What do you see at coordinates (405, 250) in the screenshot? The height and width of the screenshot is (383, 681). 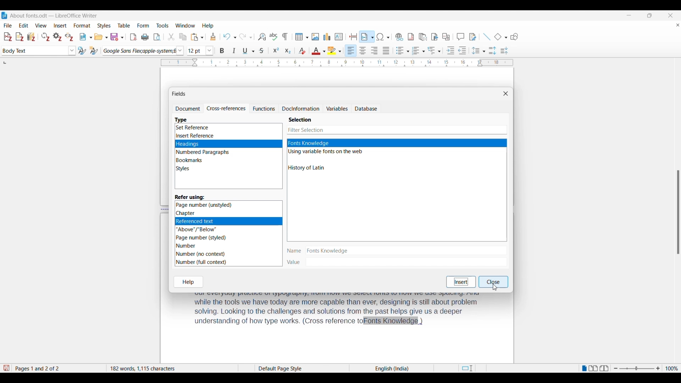 I see `Name of selection` at bounding box center [405, 250].